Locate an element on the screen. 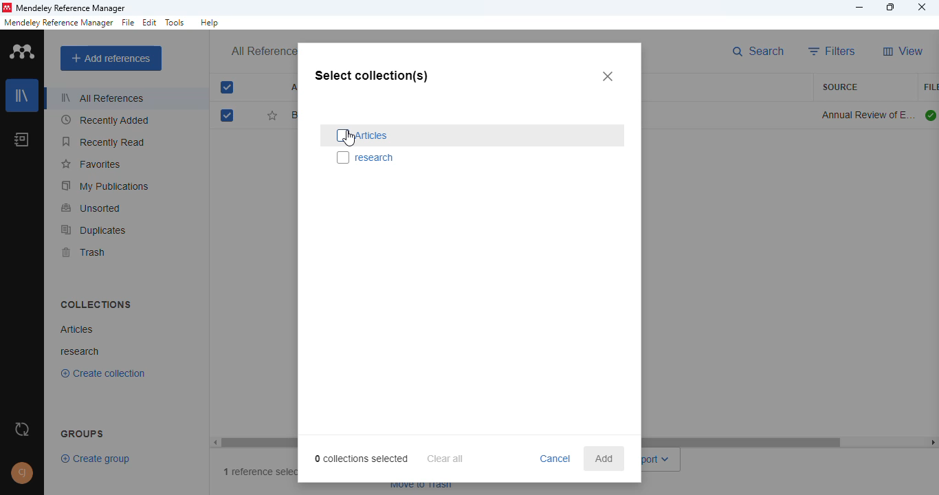  research is located at coordinates (375, 157).